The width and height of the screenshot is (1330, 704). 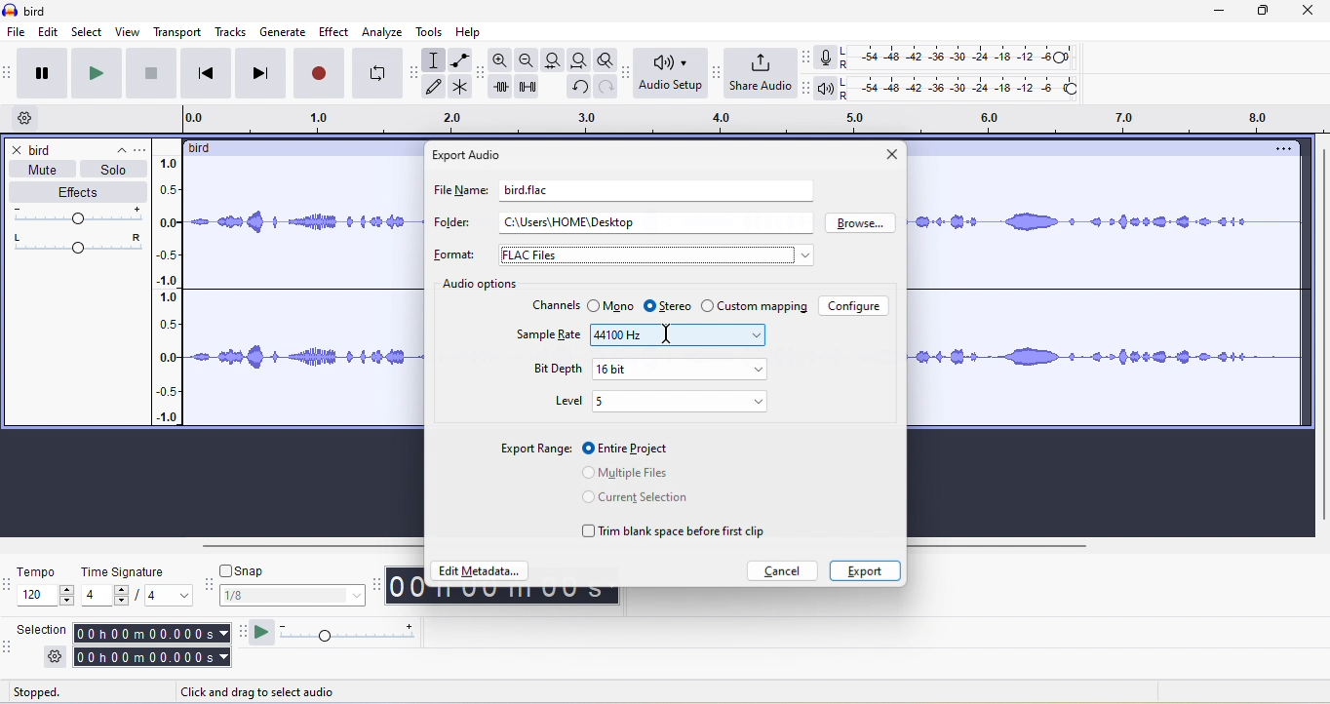 What do you see at coordinates (9, 73) in the screenshot?
I see `audacity transport toolbar` at bounding box center [9, 73].